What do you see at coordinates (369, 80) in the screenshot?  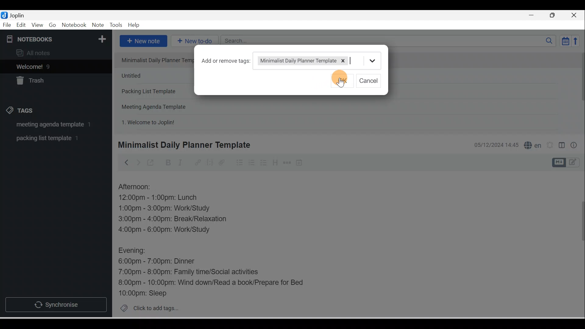 I see `cancel` at bounding box center [369, 80].